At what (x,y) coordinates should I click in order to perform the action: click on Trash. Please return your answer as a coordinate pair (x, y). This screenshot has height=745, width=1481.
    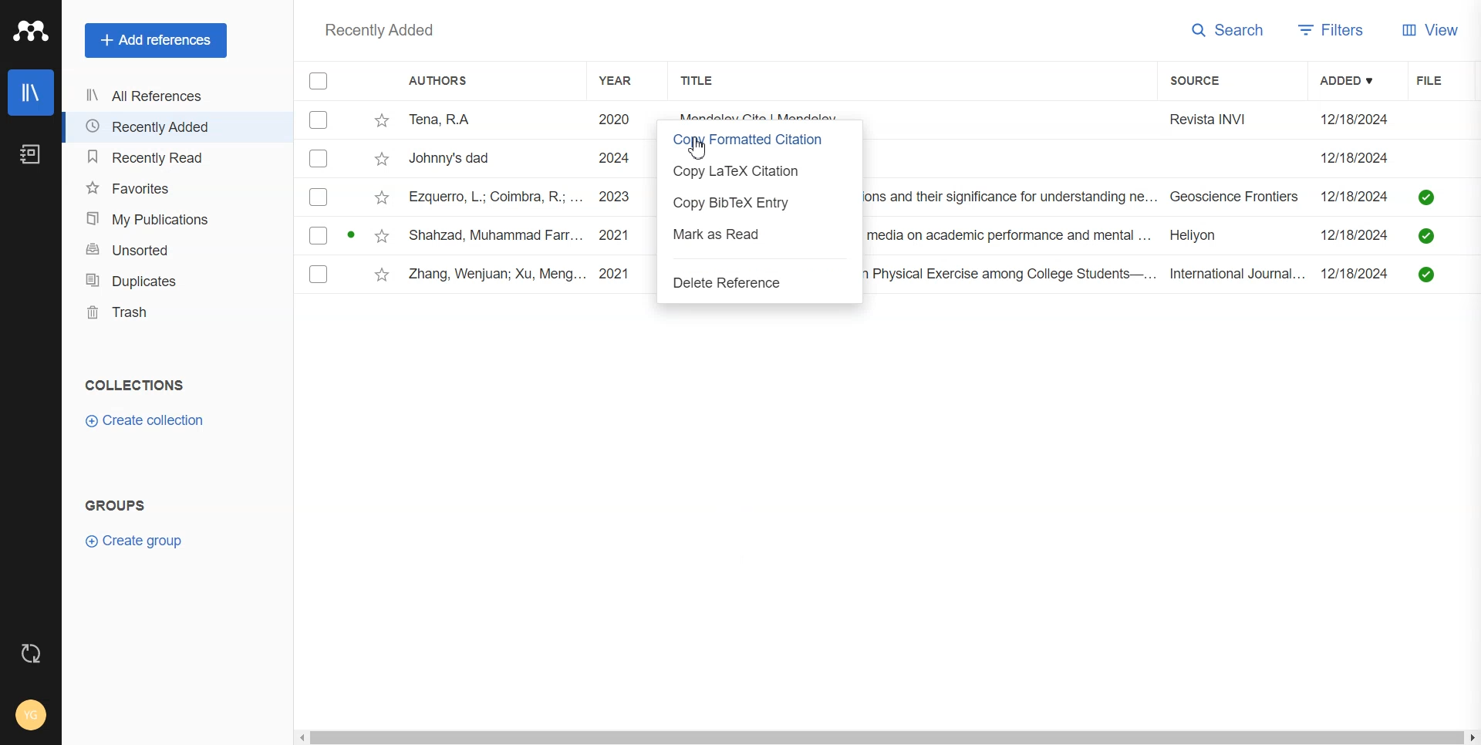
    Looking at the image, I should click on (178, 312).